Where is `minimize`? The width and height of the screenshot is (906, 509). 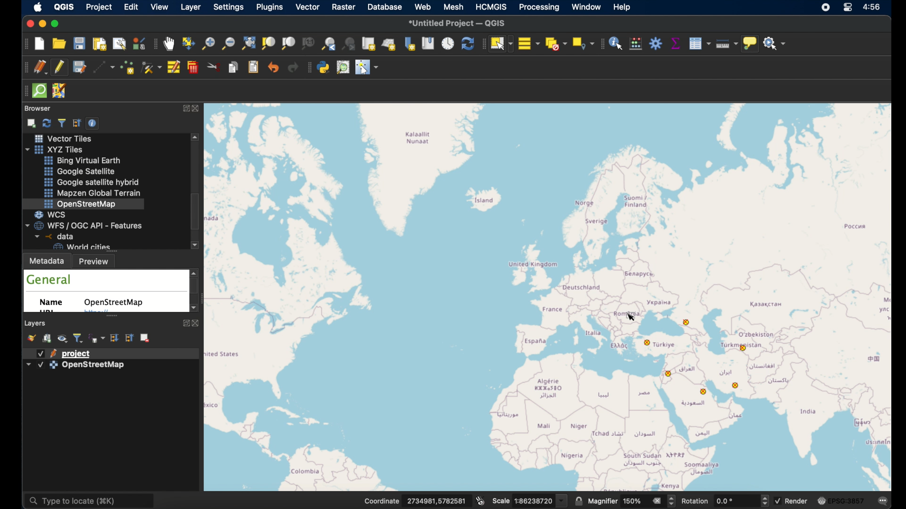 minimize is located at coordinates (42, 24).